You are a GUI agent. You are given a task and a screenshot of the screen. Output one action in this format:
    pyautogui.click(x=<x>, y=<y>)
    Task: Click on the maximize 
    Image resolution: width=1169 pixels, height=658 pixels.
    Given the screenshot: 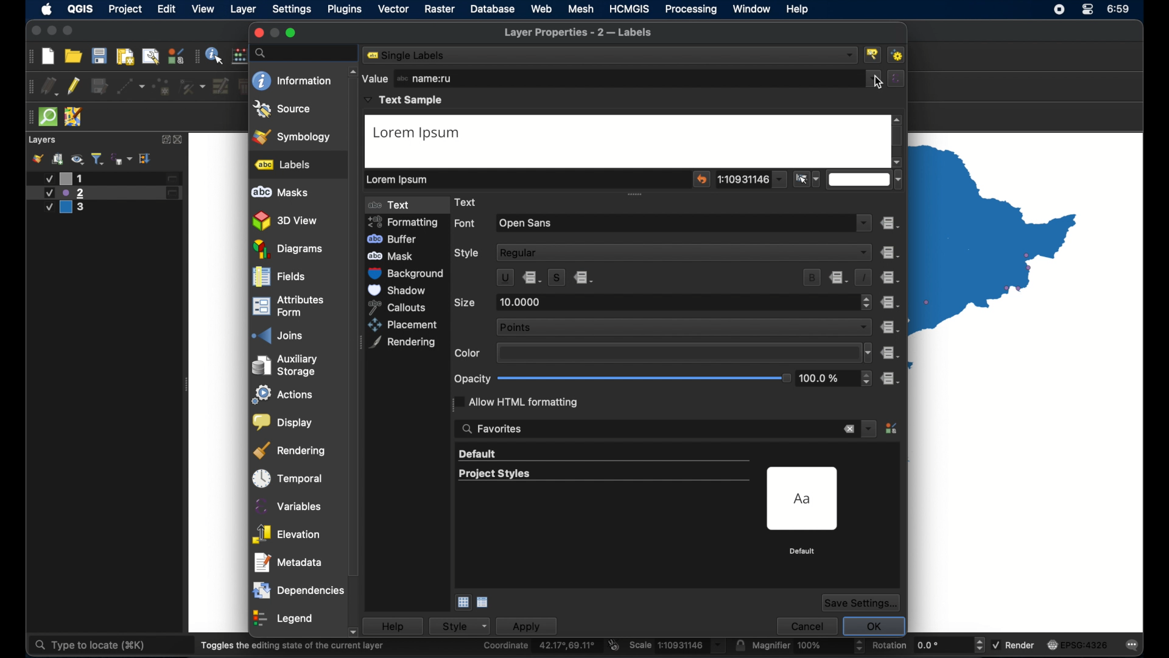 What is the action you would take?
    pyautogui.click(x=69, y=31)
    